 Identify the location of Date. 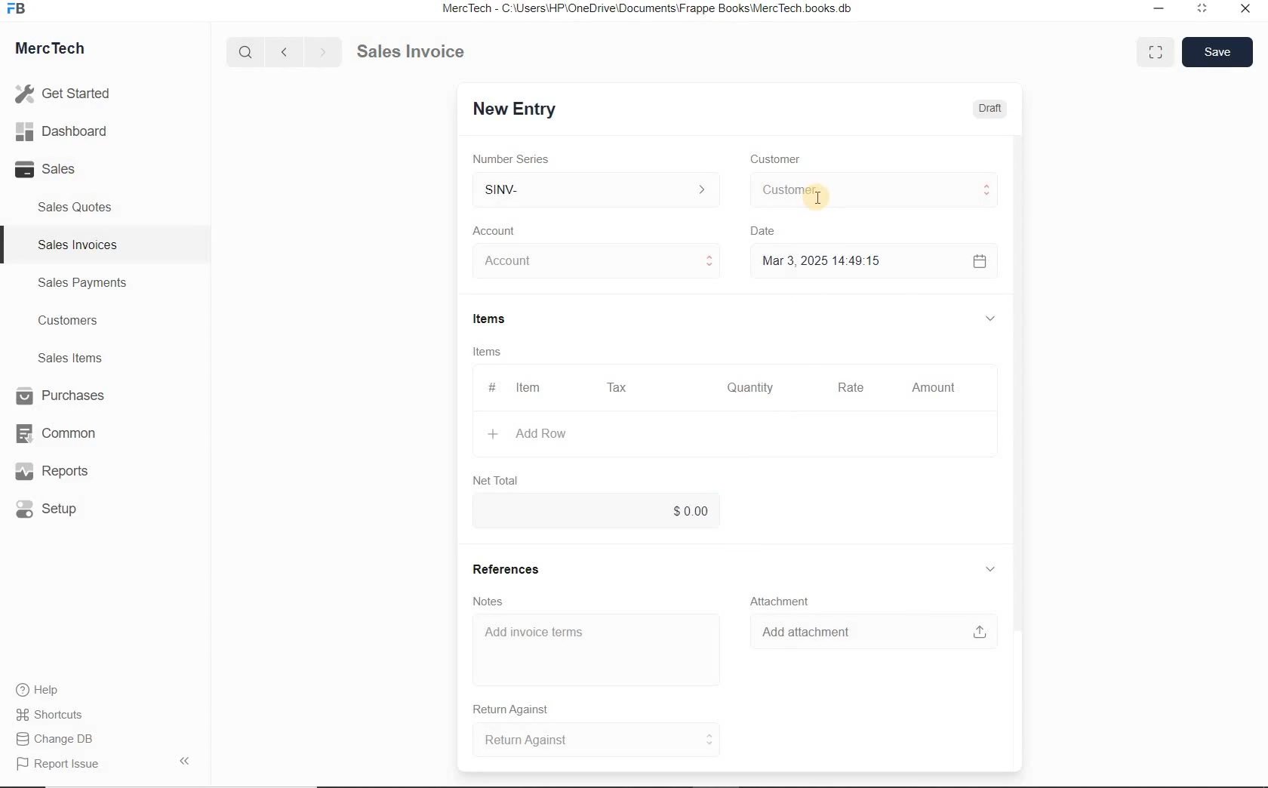
(770, 231).